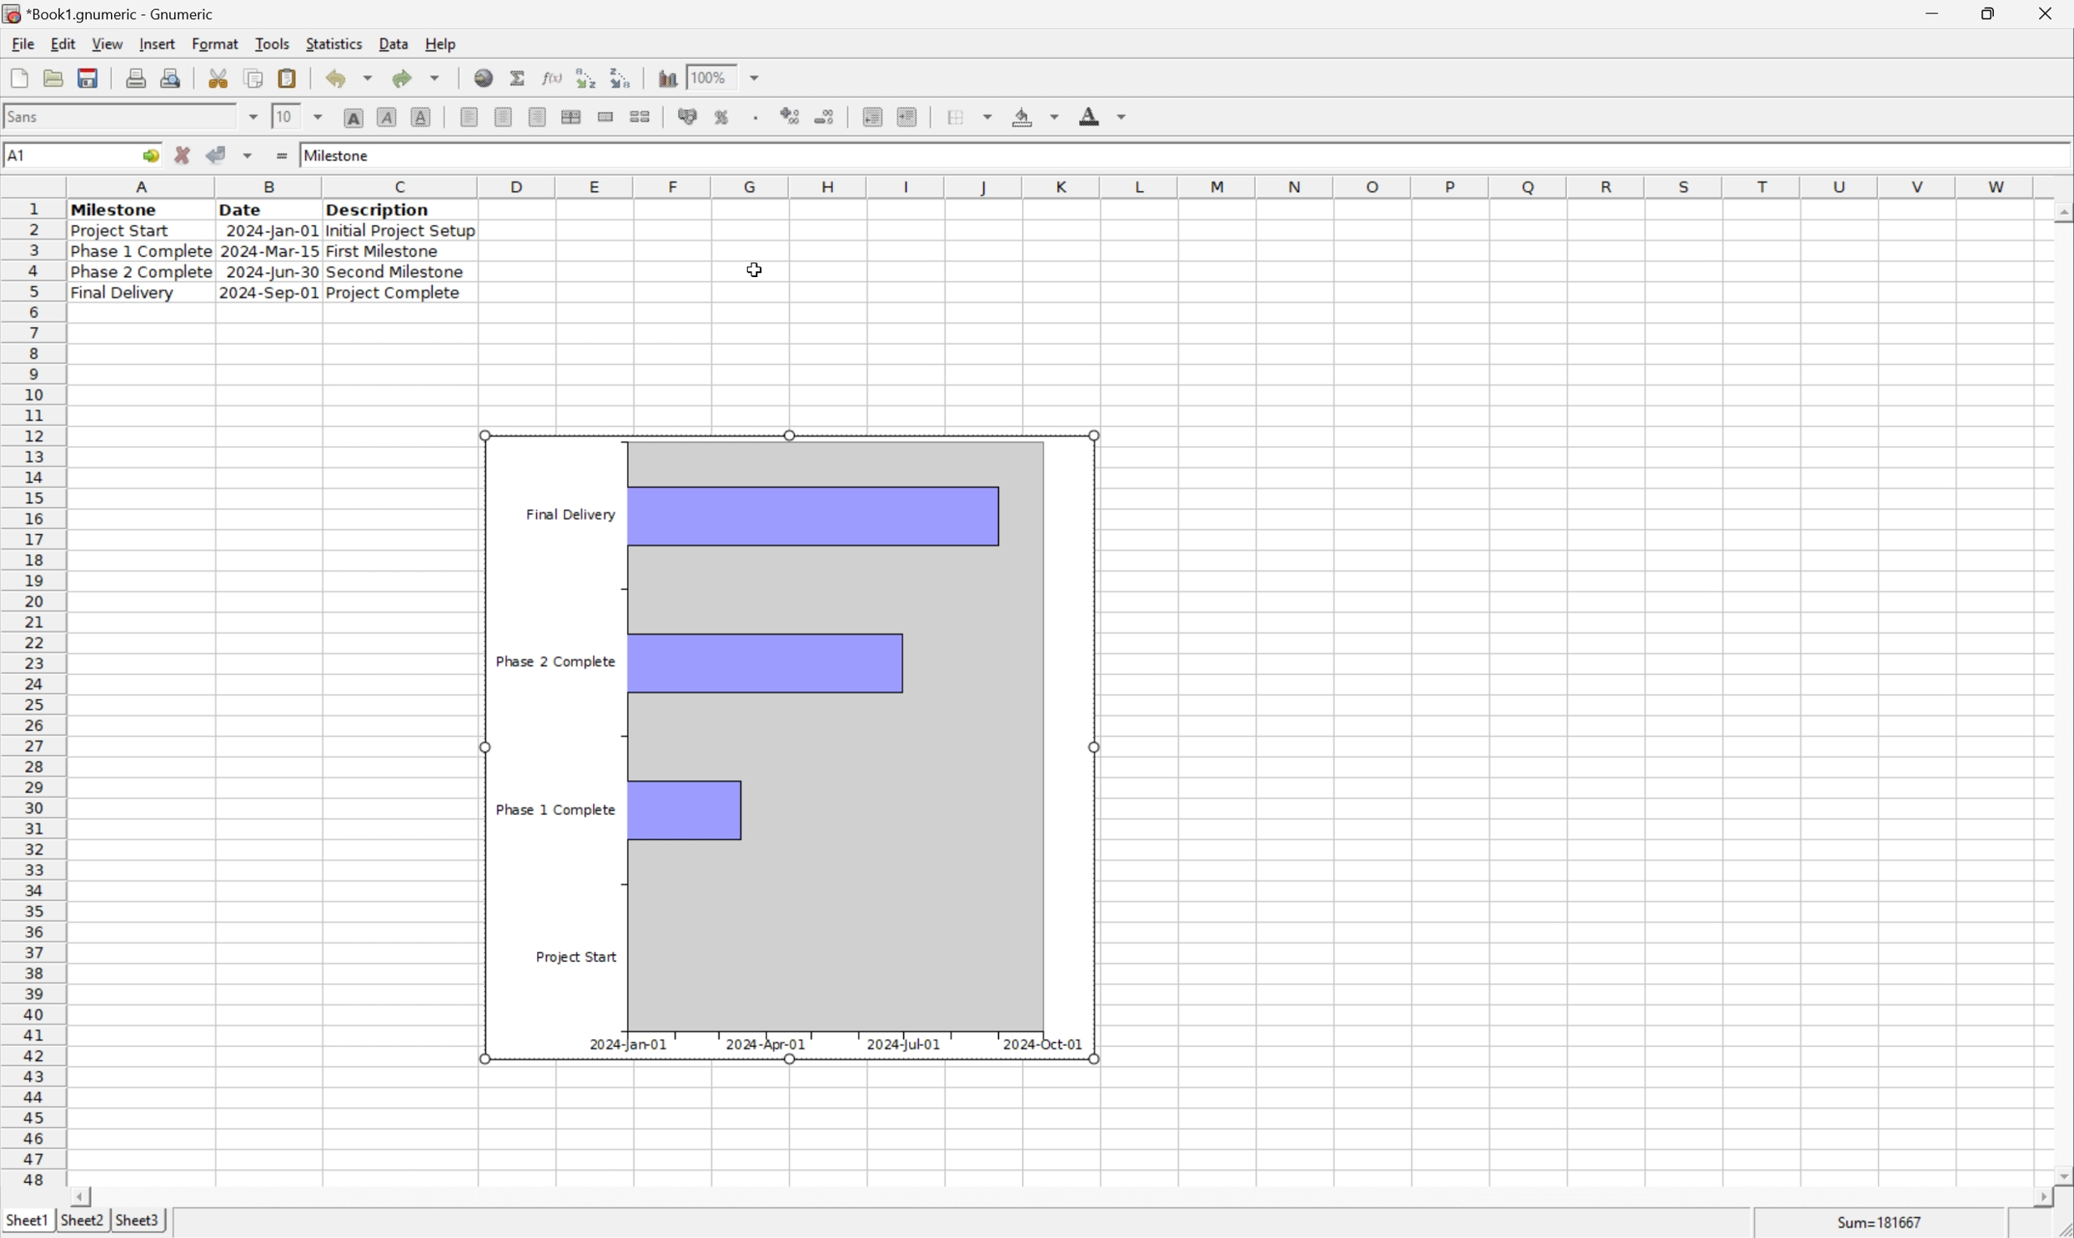 This screenshot has height=1238, width=2074. I want to click on restore down, so click(1994, 13).